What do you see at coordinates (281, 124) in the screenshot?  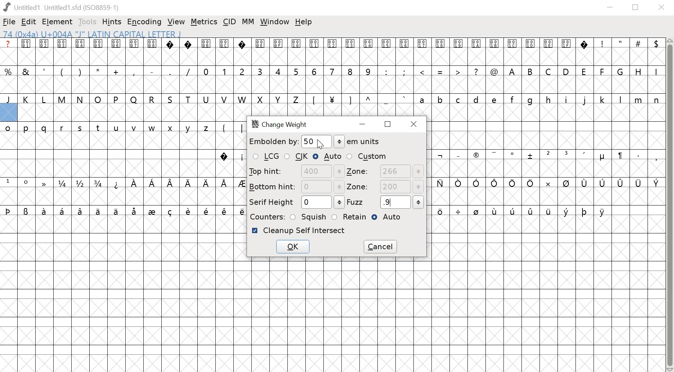 I see `change weight` at bounding box center [281, 124].